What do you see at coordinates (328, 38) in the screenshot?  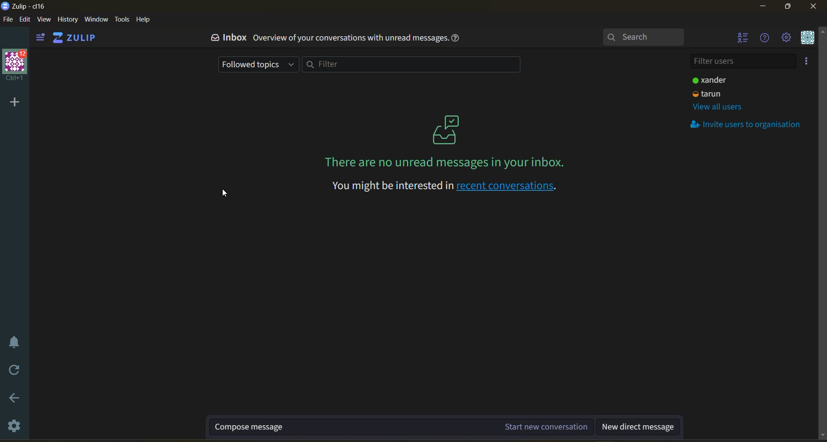 I see `inbox overview of your conversation with unread messages` at bounding box center [328, 38].